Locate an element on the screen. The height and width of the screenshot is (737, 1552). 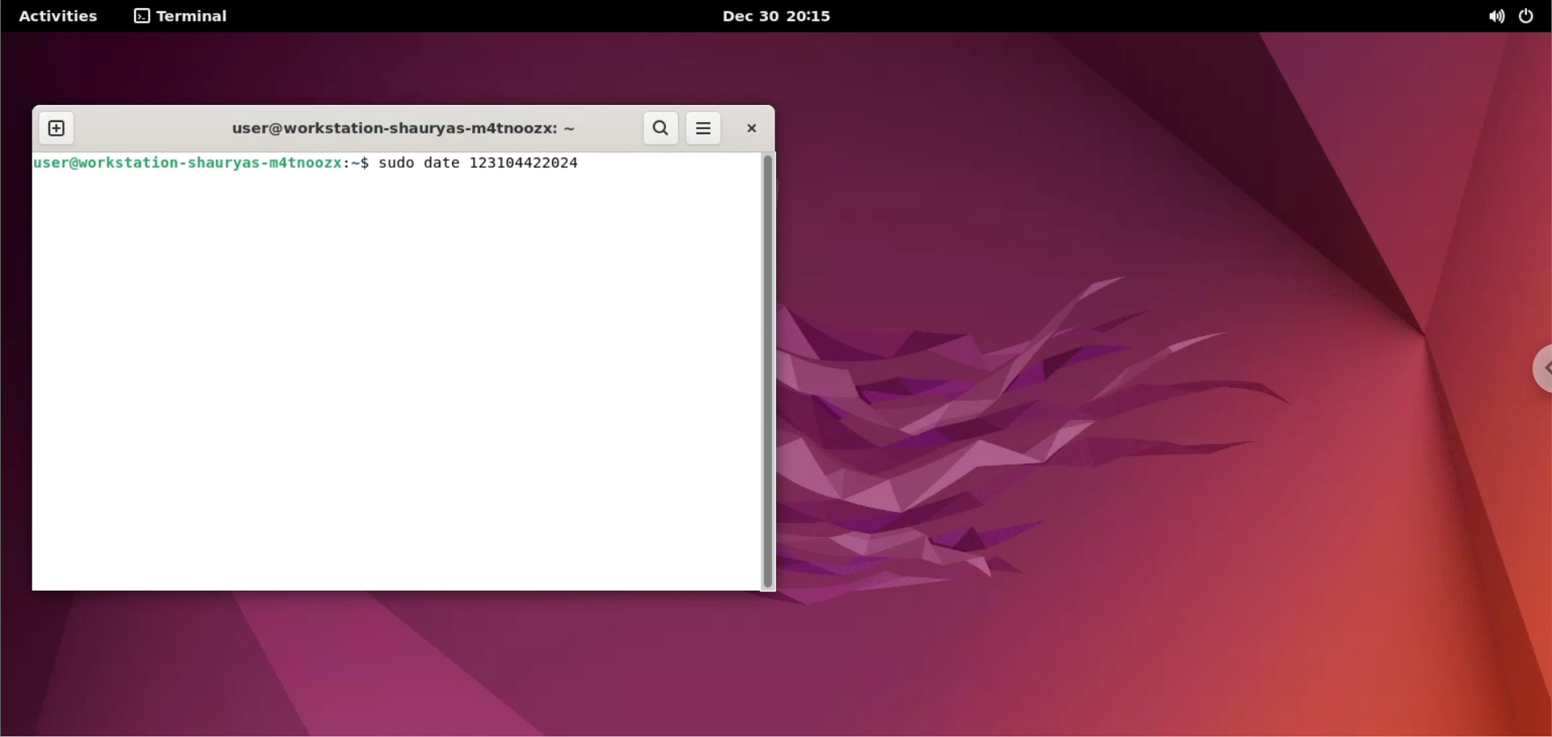
more options is located at coordinates (705, 128).